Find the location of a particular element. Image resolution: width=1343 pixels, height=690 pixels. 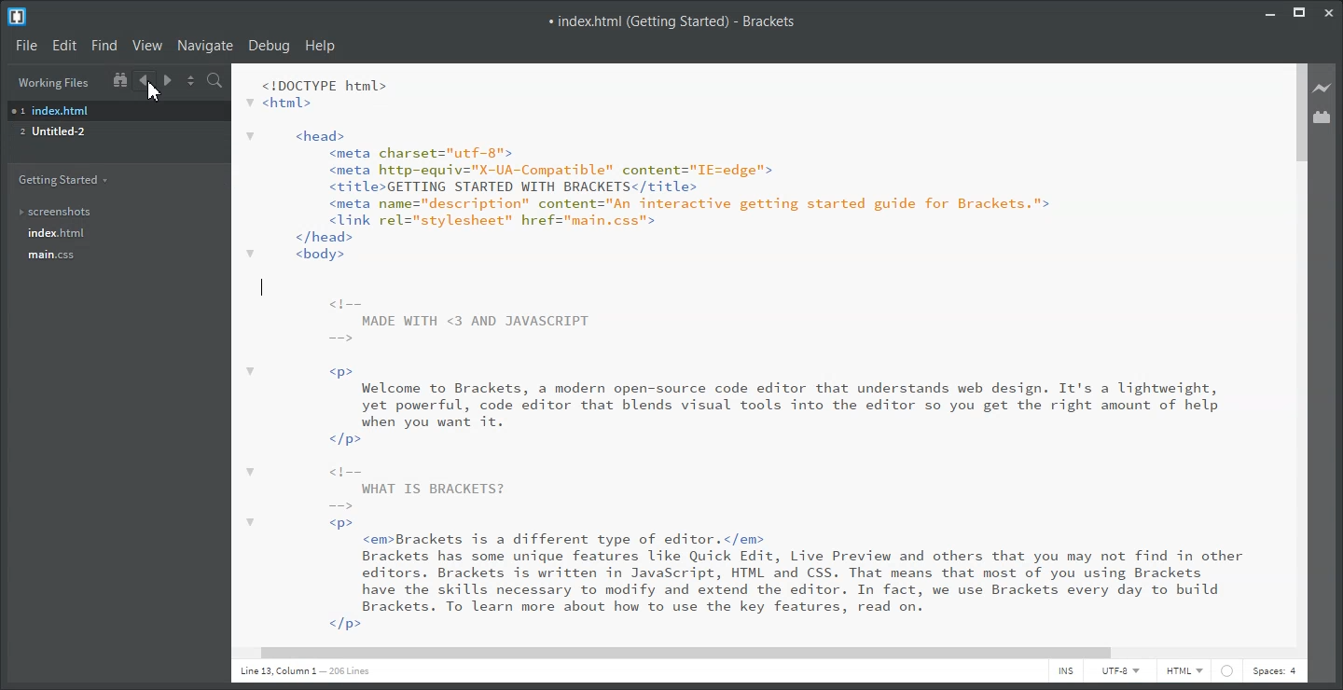

main.css is located at coordinates (48, 255).